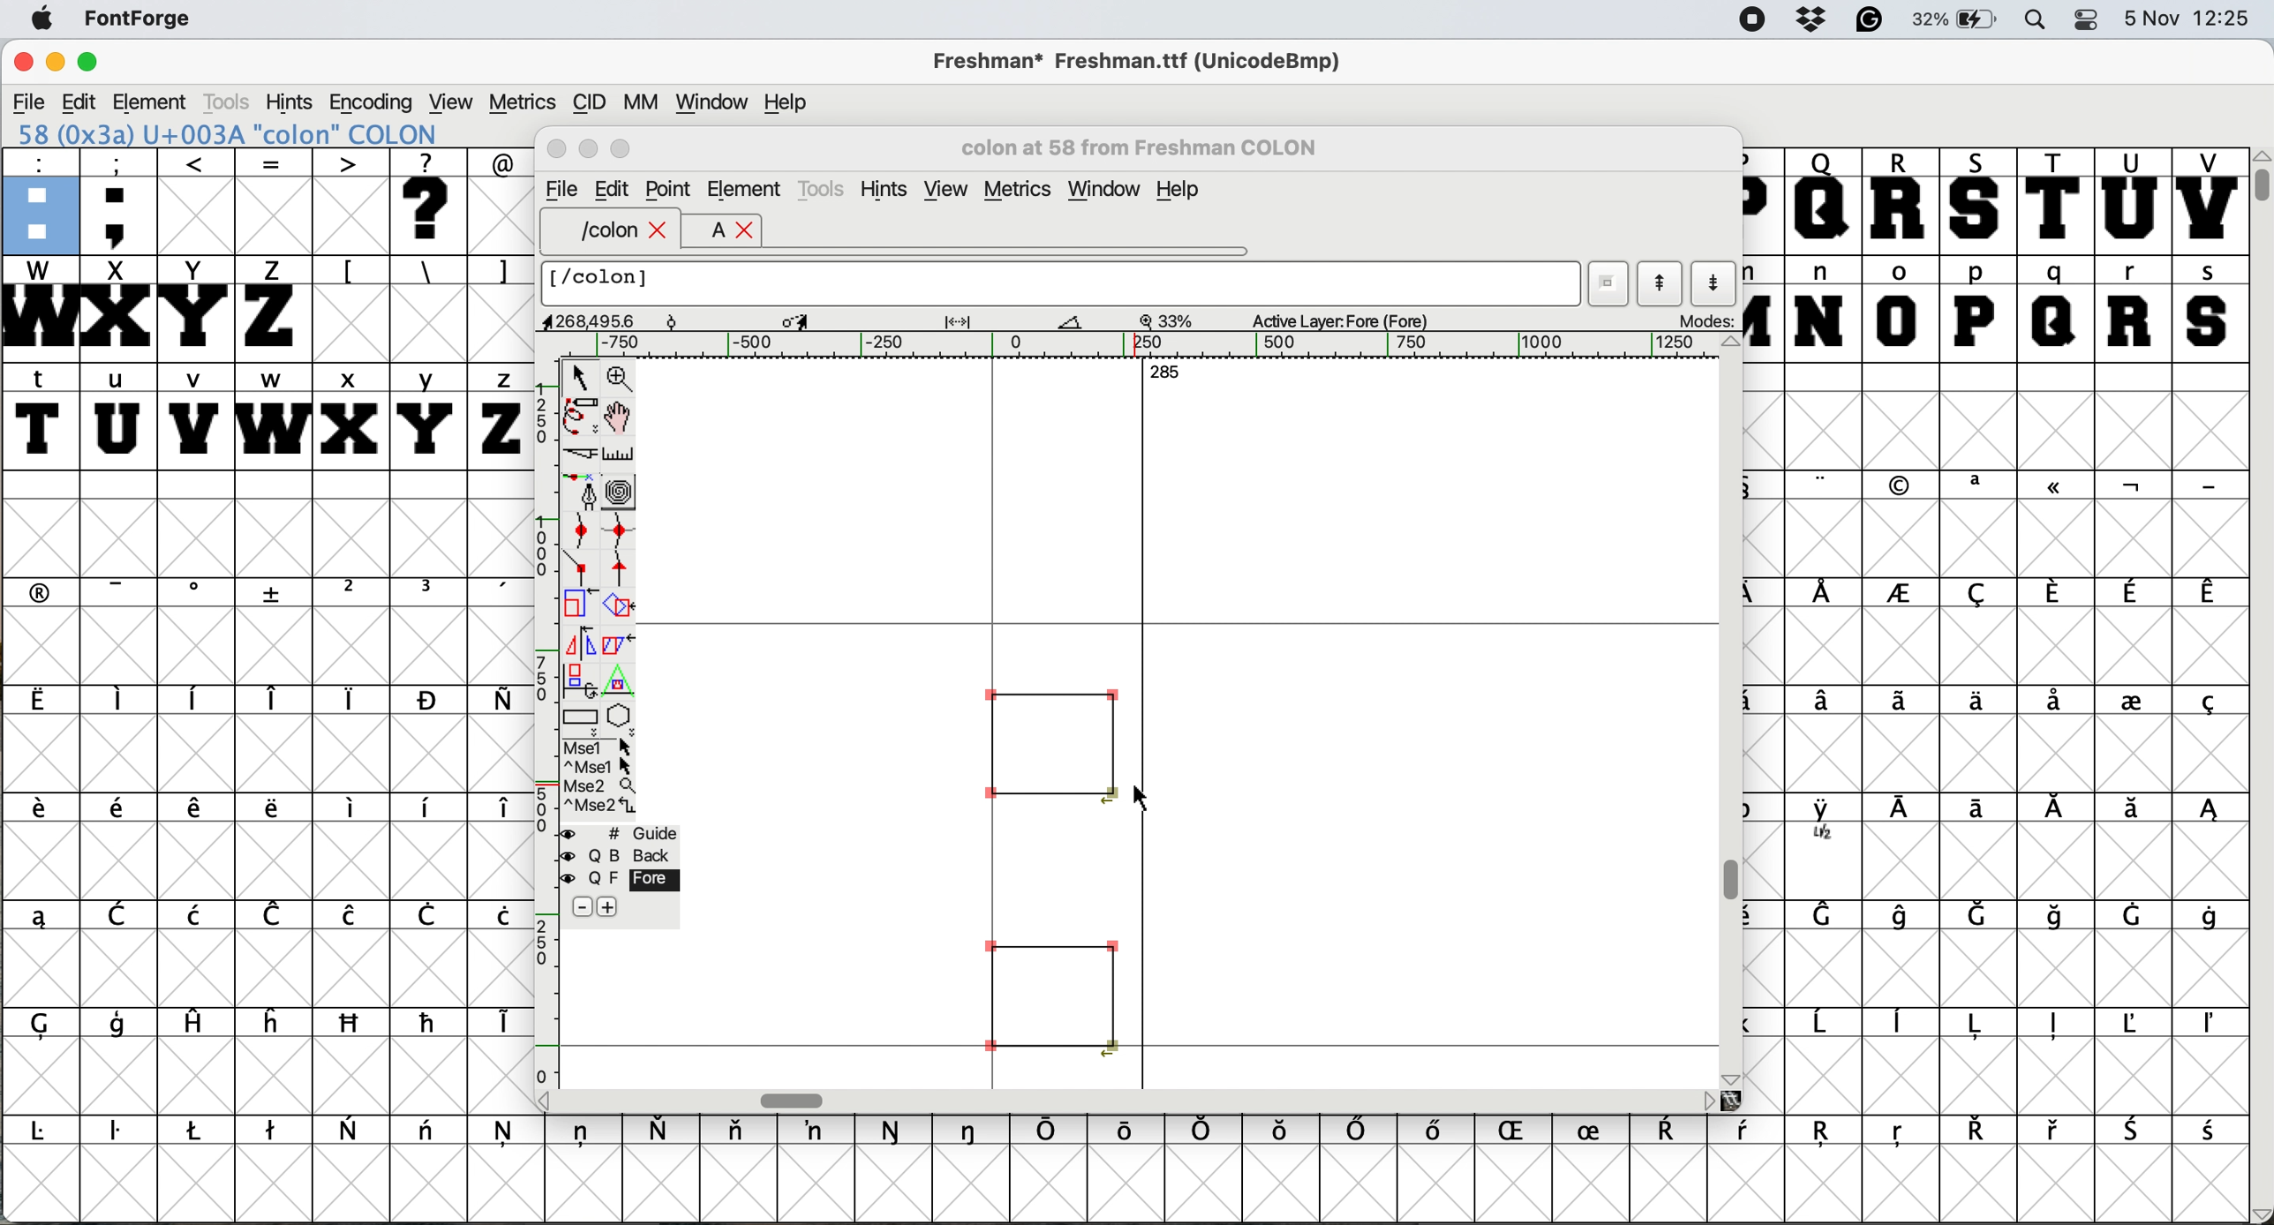  What do you see at coordinates (1979, 592) in the screenshot?
I see `symbol` at bounding box center [1979, 592].